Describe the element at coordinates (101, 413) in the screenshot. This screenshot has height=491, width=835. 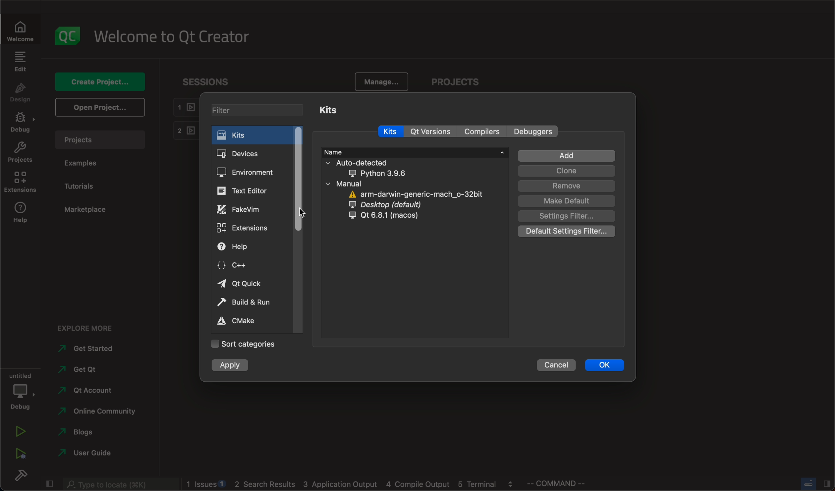
I see `community` at that location.